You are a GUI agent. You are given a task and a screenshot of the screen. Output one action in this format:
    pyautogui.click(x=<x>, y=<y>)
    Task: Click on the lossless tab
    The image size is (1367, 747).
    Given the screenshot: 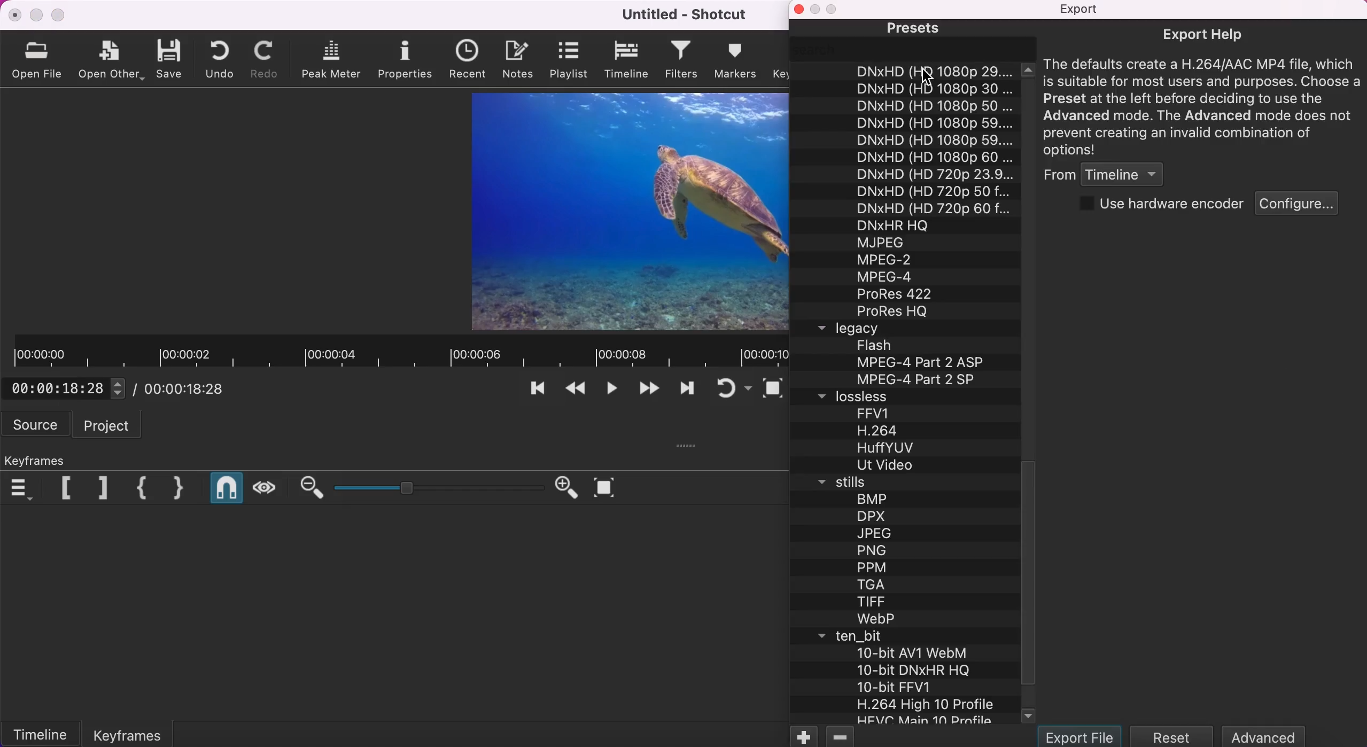 What is the action you would take?
    pyautogui.click(x=903, y=398)
    